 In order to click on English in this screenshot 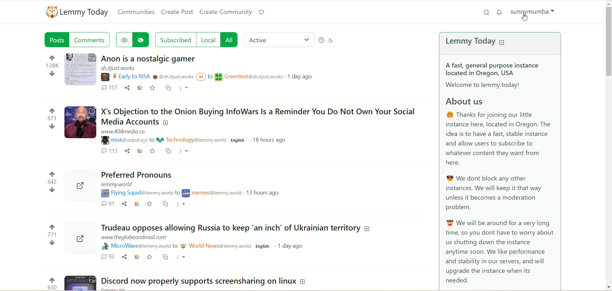, I will do `click(262, 246)`.